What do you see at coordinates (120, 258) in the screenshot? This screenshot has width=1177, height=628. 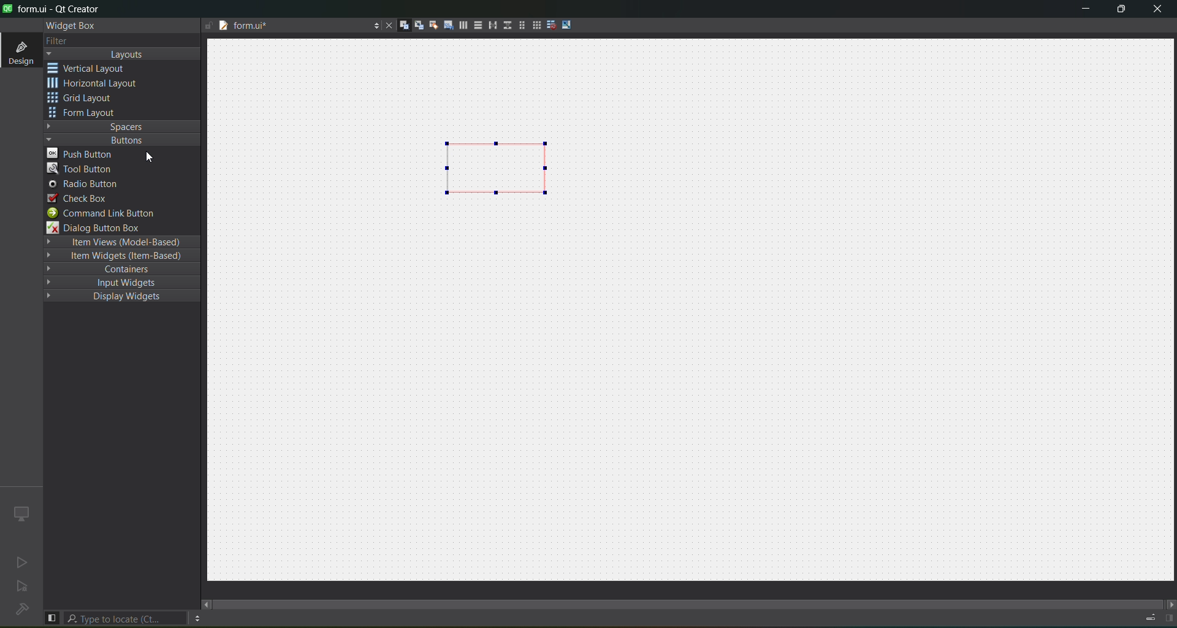 I see `item widgets` at bounding box center [120, 258].